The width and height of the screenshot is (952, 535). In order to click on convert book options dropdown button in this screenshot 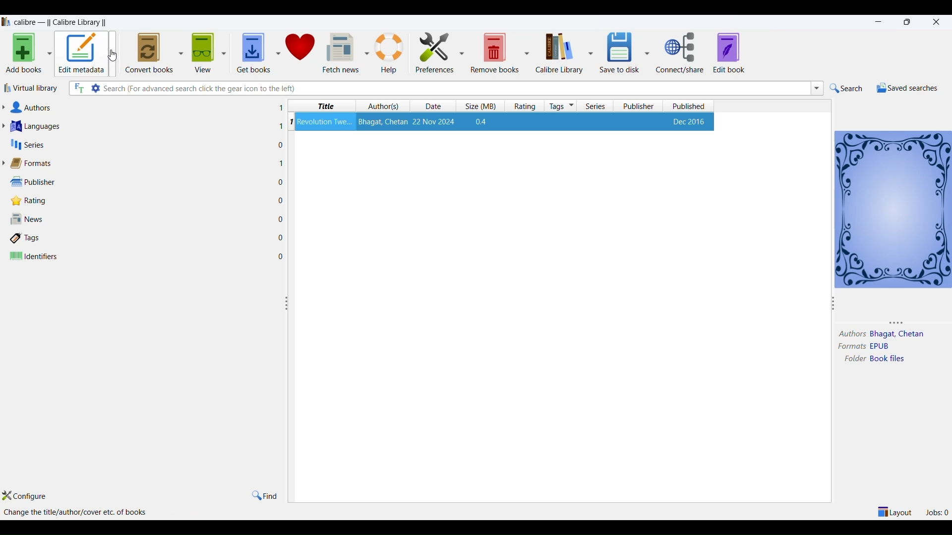, I will do `click(180, 49)`.